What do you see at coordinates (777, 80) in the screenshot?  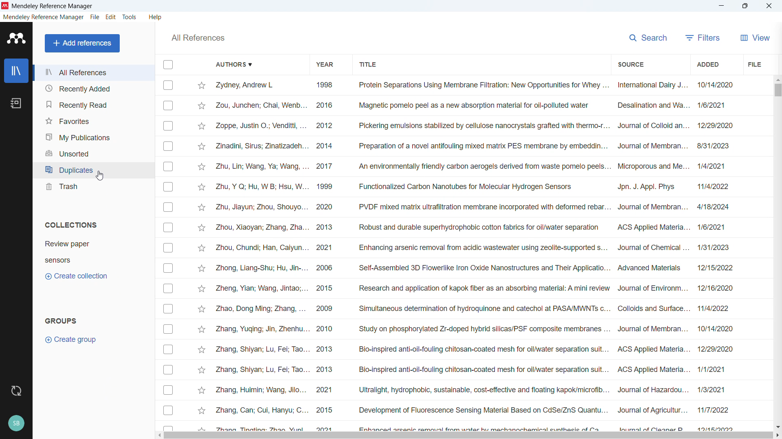 I see `Scroll up ` at bounding box center [777, 80].